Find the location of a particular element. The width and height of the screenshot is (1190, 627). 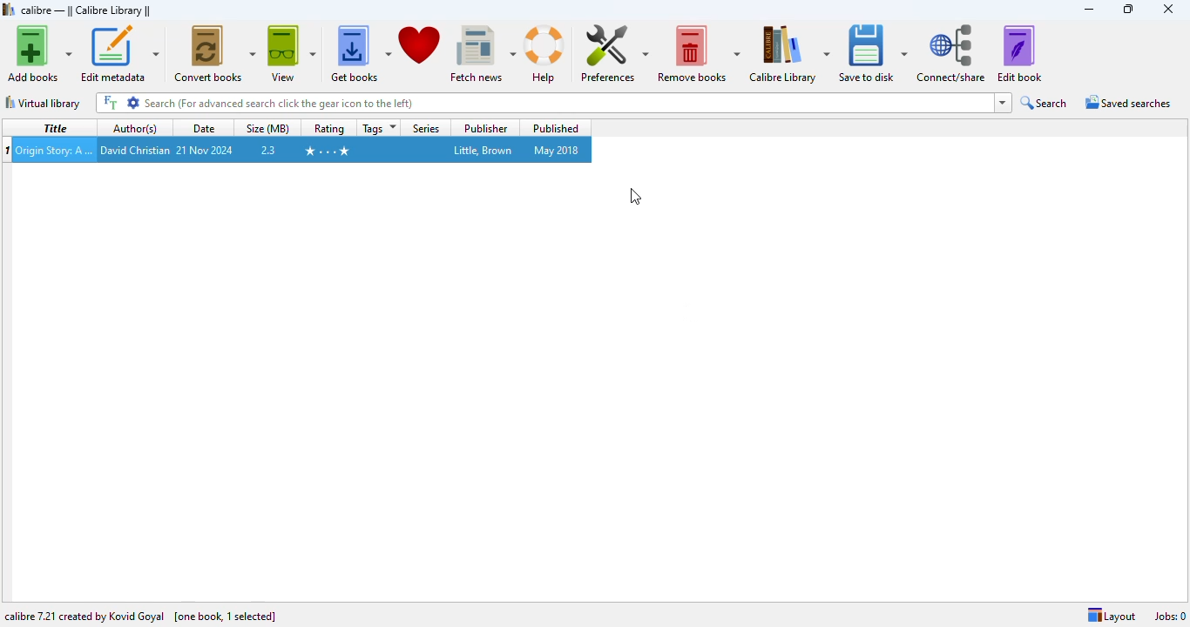

logo is located at coordinates (9, 10).